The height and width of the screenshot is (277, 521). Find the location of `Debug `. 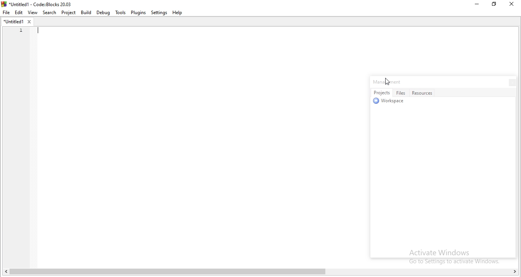

Debug  is located at coordinates (103, 13).